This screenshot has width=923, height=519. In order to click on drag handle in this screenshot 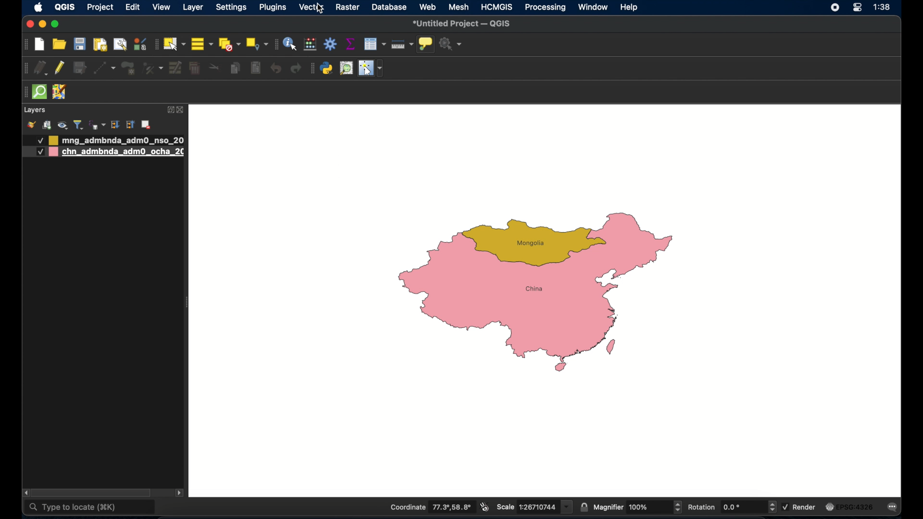, I will do `click(25, 91)`.